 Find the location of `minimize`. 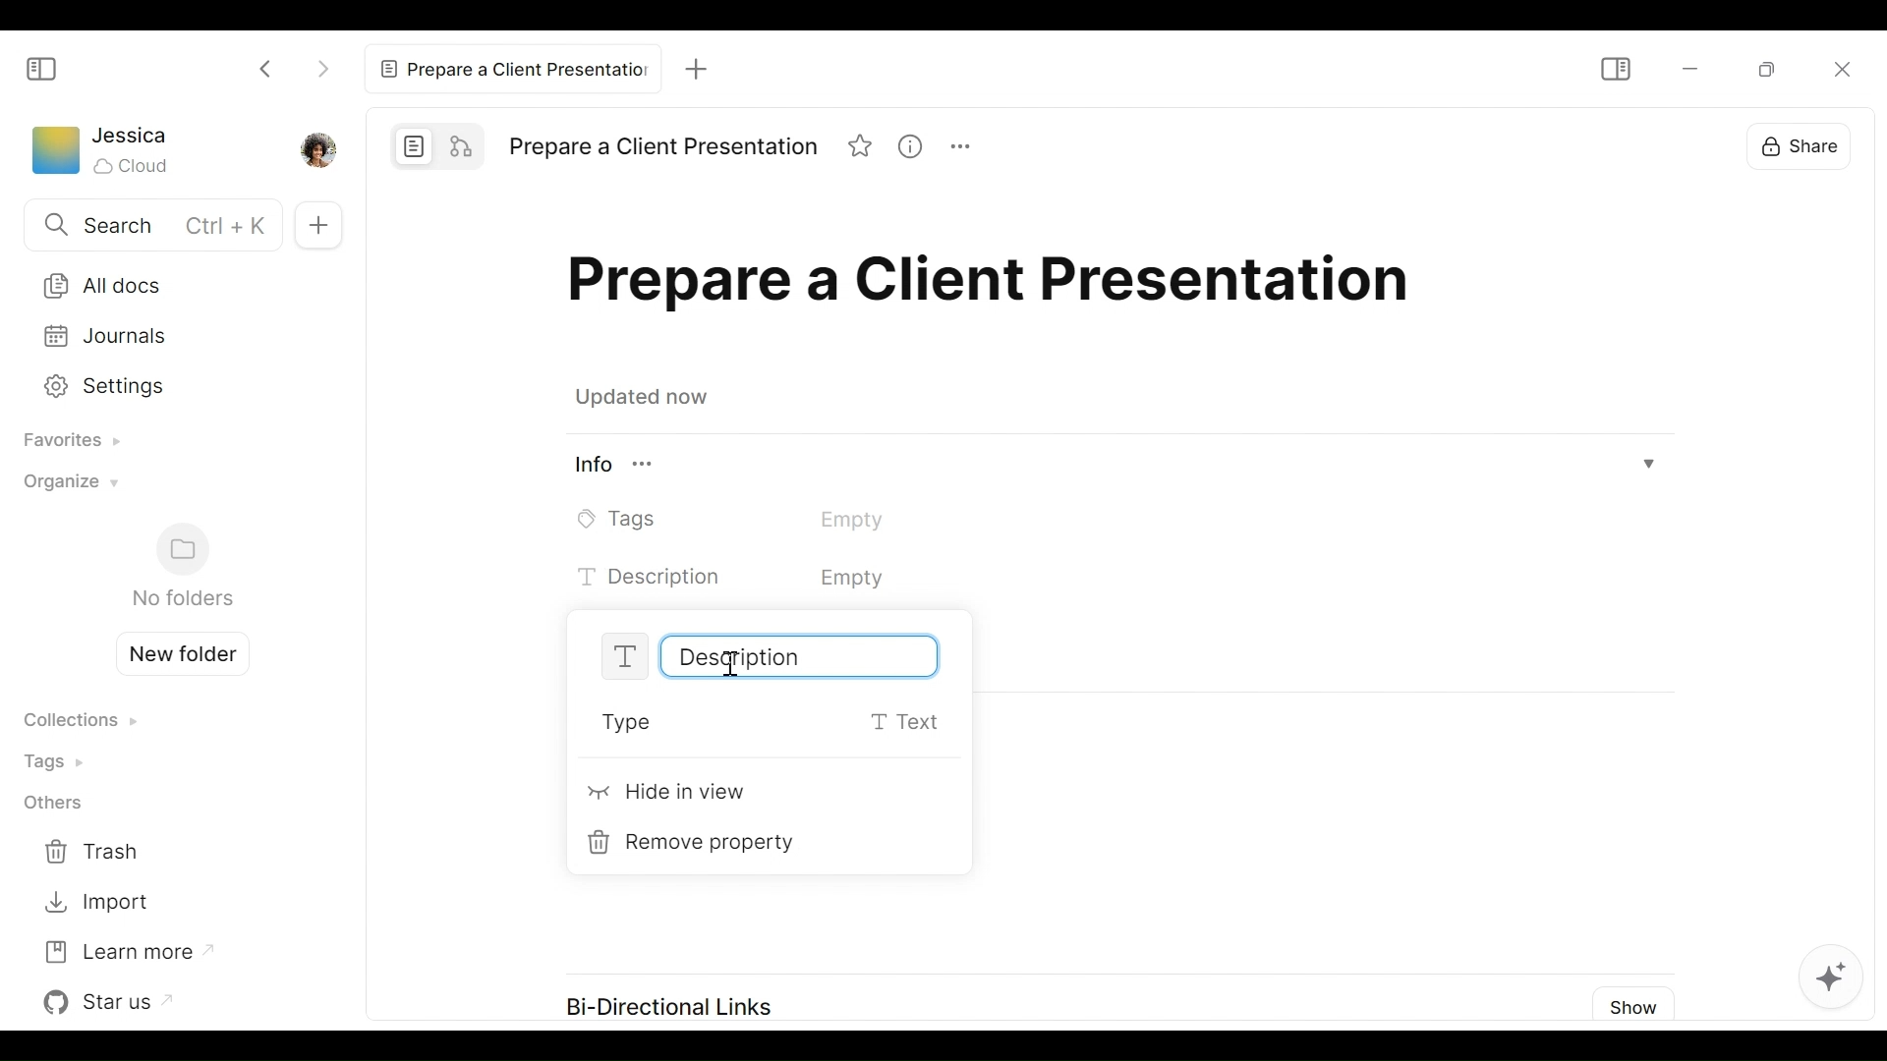

minimize is located at coordinates (1687, 70).